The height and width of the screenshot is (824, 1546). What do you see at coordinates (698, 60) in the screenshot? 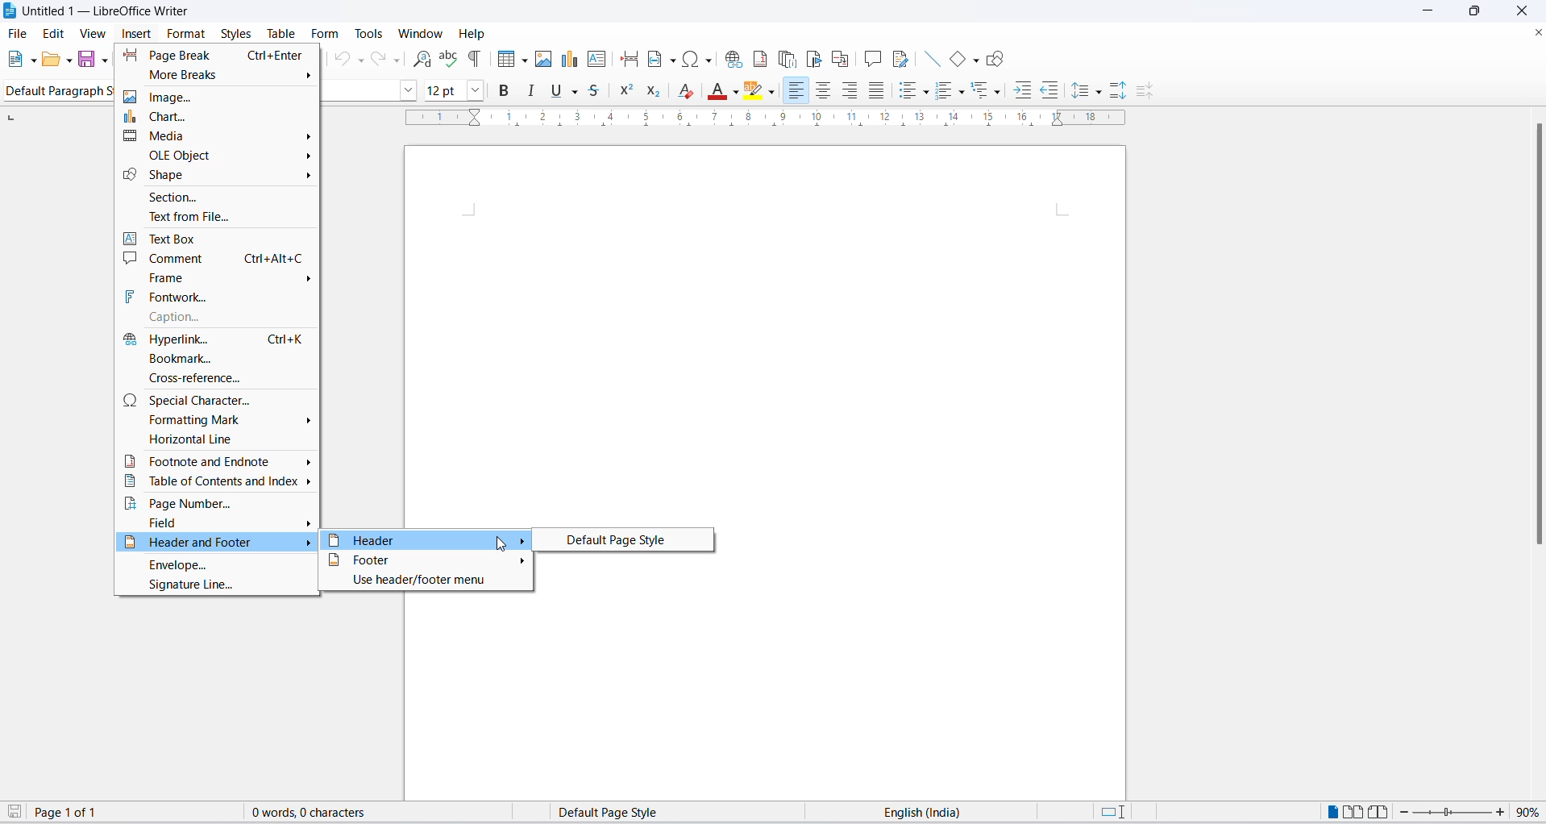
I see `insert special characters` at bounding box center [698, 60].